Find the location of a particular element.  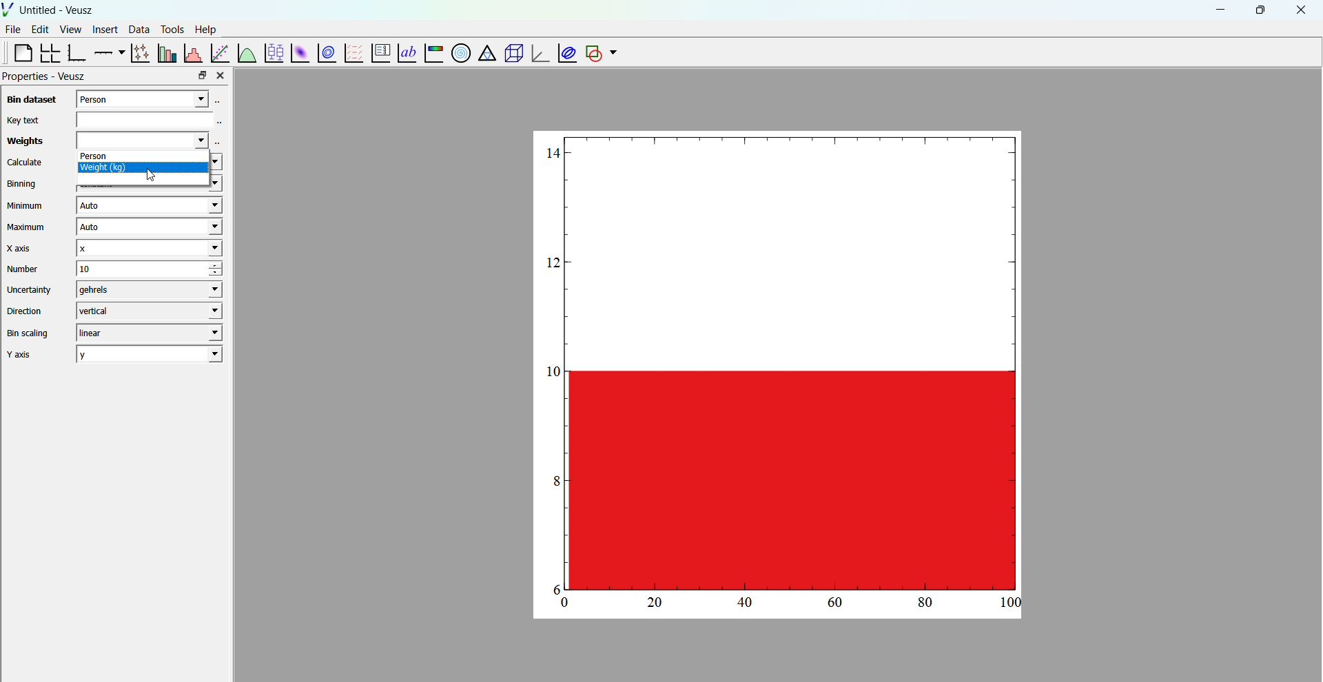

add an axis to a plot is located at coordinates (107, 52).